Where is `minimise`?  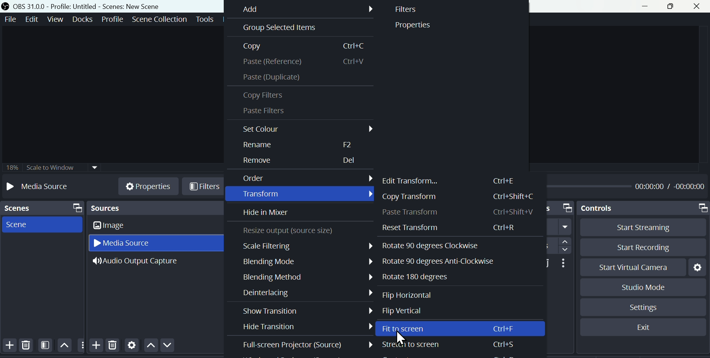 minimise is located at coordinates (649, 6).